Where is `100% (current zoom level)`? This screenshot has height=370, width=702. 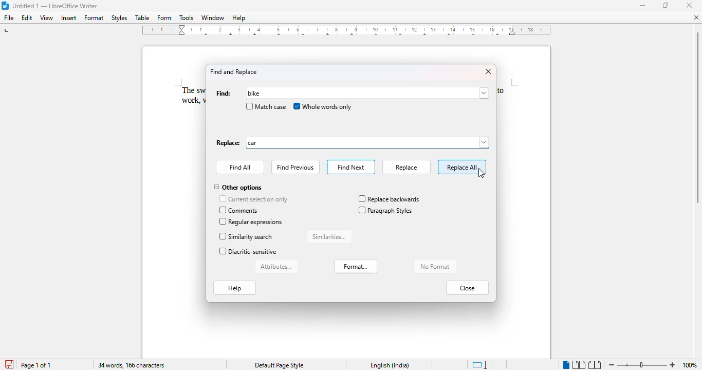 100% (current zoom level) is located at coordinates (691, 365).